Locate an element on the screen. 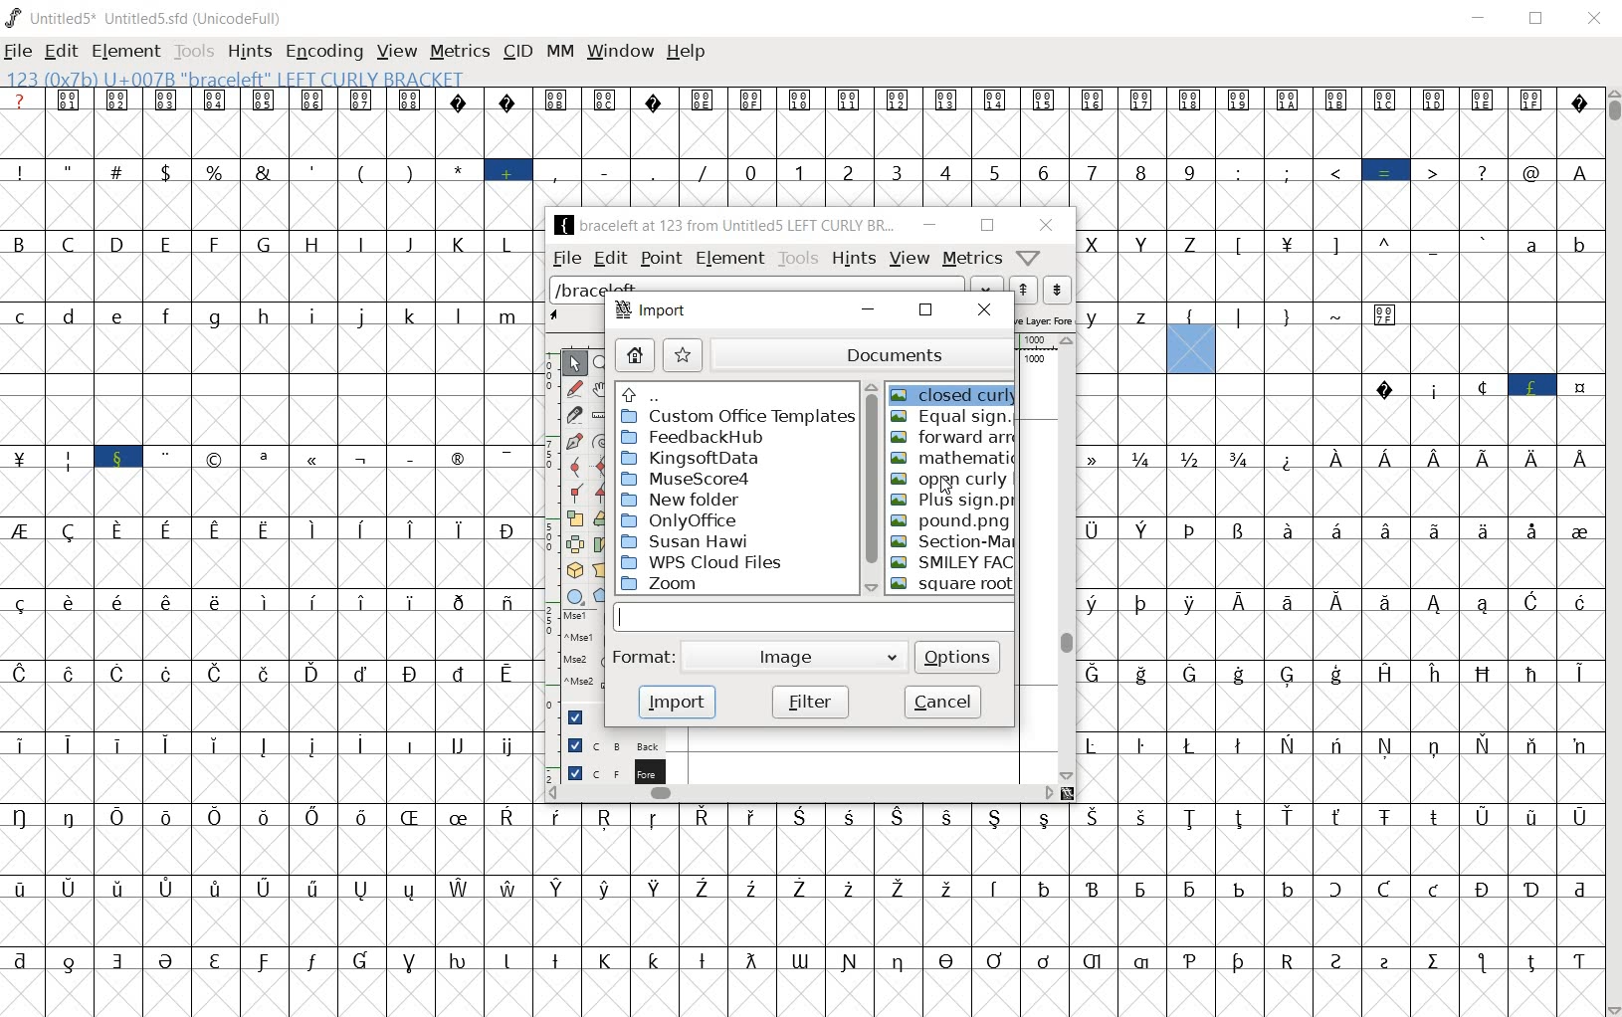  hints is located at coordinates (248, 52).